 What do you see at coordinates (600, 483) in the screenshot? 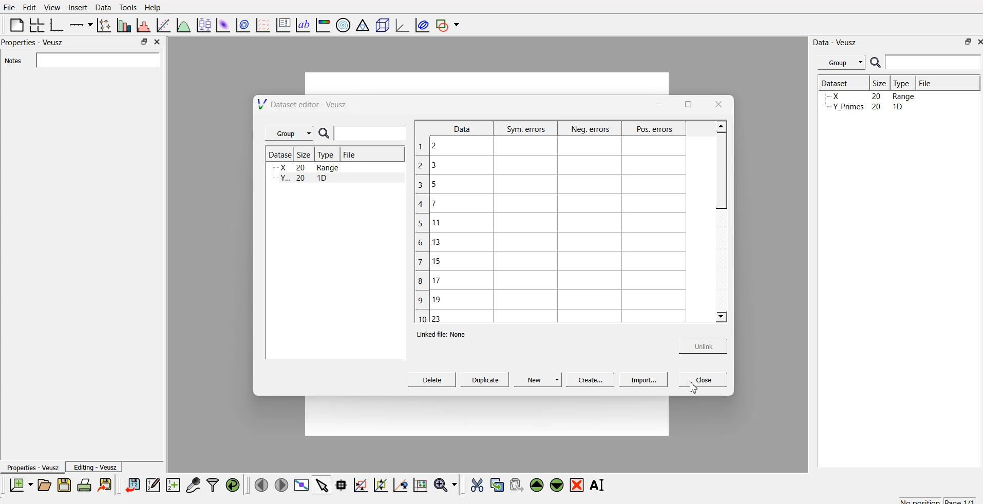
I see `rename the selected widget` at bounding box center [600, 483].